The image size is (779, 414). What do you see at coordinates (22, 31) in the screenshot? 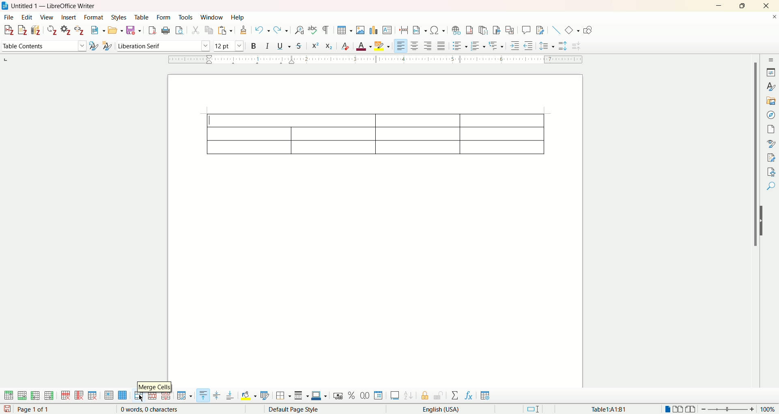
I see `add note` at bounding box center [22, 31].